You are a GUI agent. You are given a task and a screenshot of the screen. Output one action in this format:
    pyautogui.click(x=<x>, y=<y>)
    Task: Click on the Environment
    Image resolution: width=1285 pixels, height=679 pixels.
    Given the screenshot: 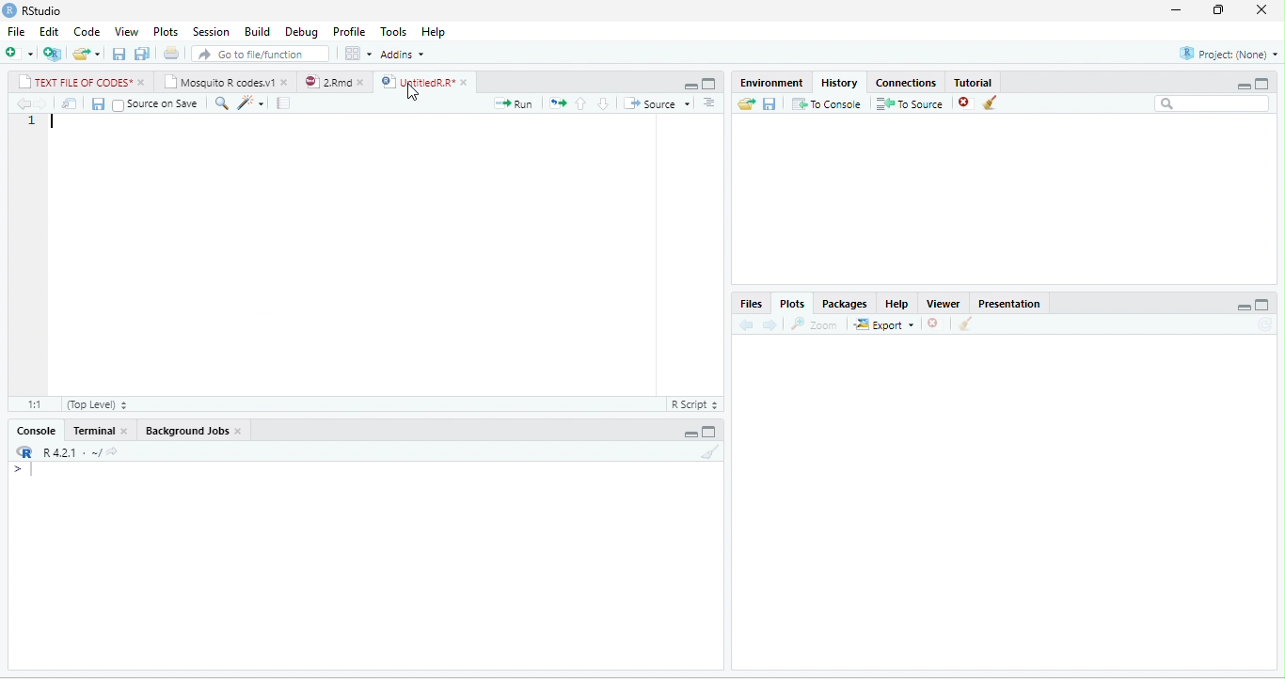 What is the action you would take?
    pyautogui.click(x=770, y=83)
    